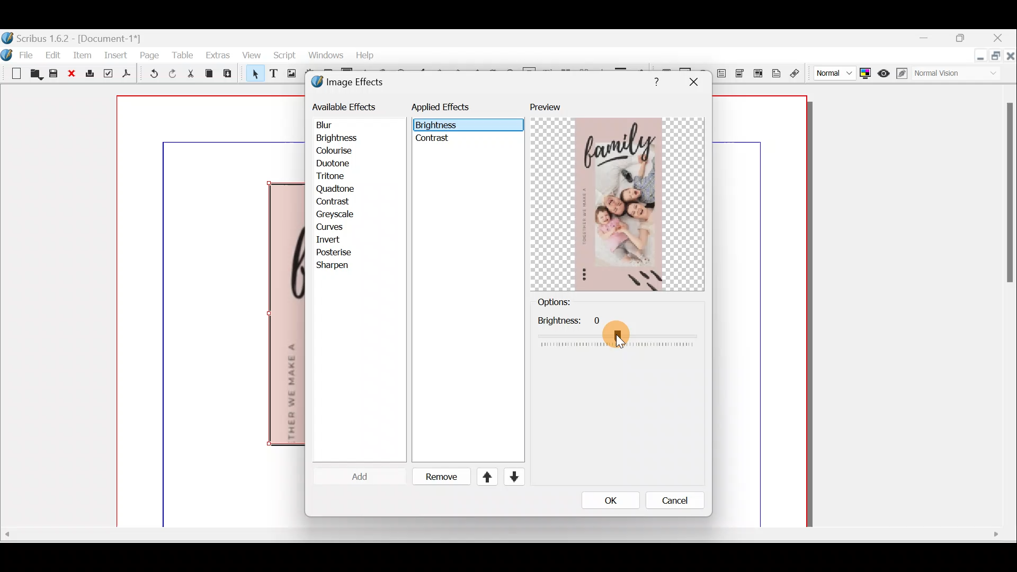 The width and height of the screenshot is (1017, 572). What do you see at coordinates (335, 177) in the screenshot?
I see `Tritone` at bounding box center [335, 177].